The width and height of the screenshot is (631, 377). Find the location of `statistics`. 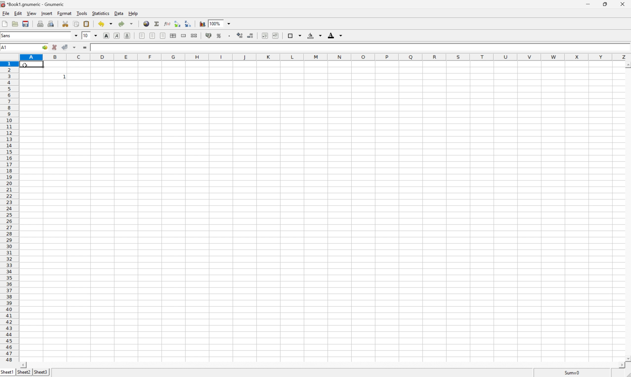

statistics is located at coordinates (101, 13).